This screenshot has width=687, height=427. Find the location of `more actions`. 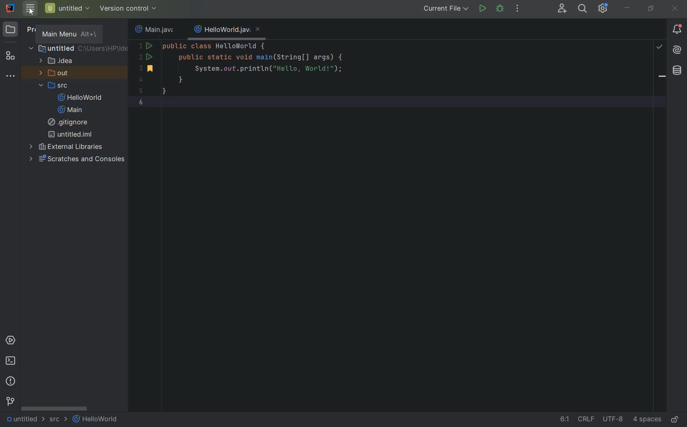

more actions is located at coordinates (519, 10).